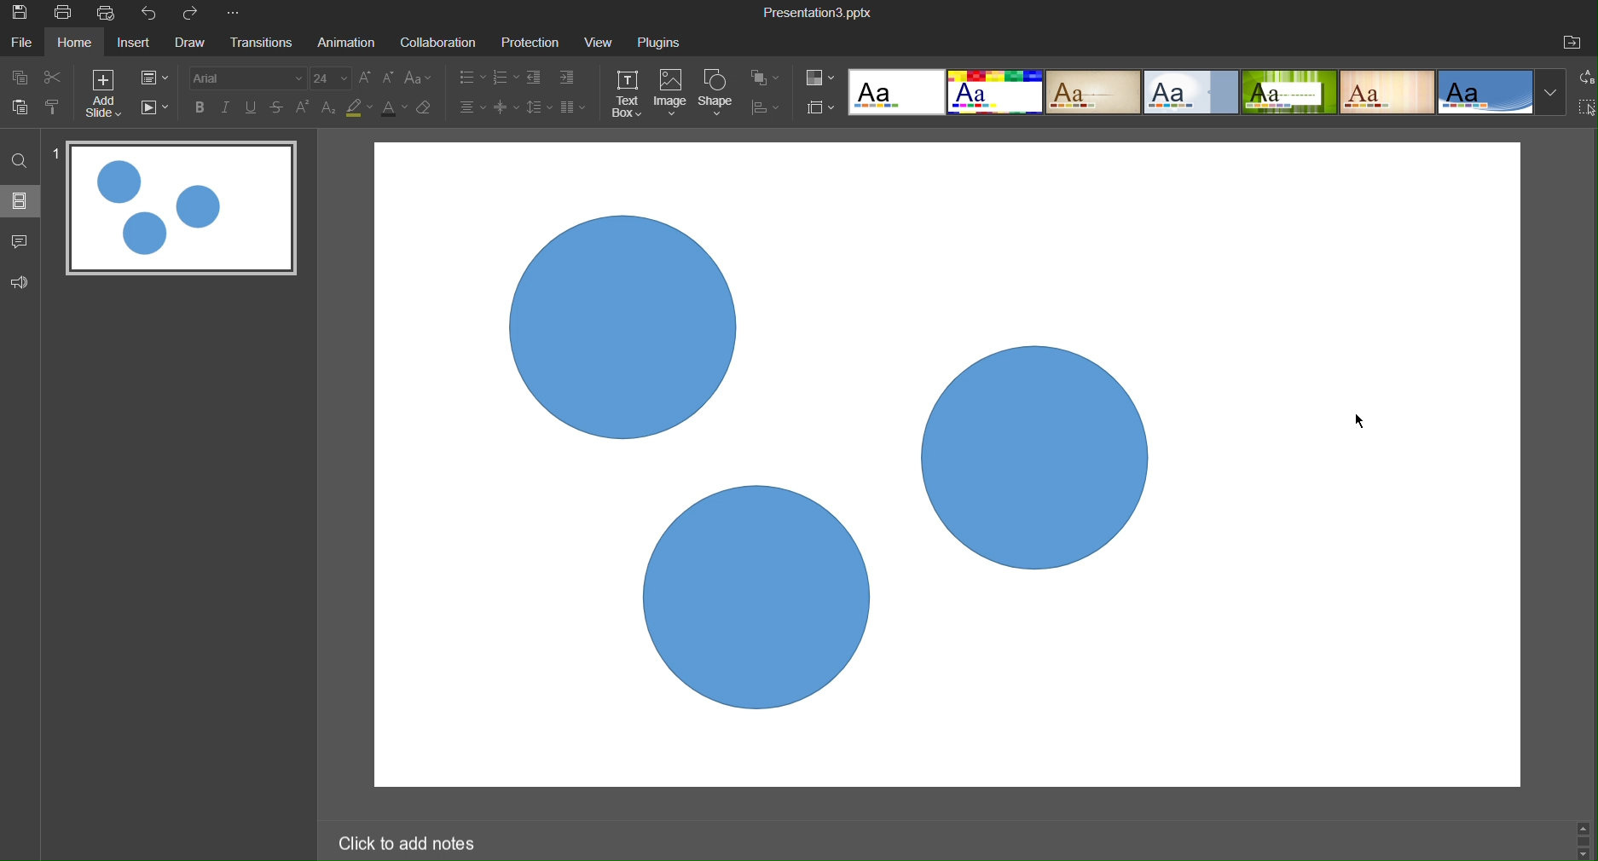  Describe the element at coordinates (182, 211) in the screenshot. I see `Slide 1` at that location.